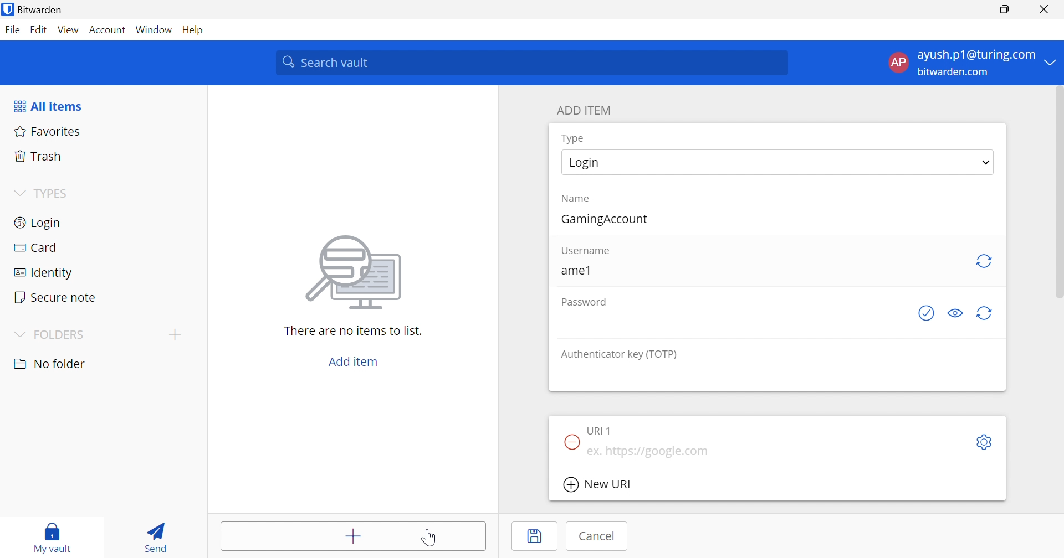 The image size is (1064, 558). What do you see at coordinates (587, 163) in the screenshot?
I see `Login` at bounding box center [587, 163].